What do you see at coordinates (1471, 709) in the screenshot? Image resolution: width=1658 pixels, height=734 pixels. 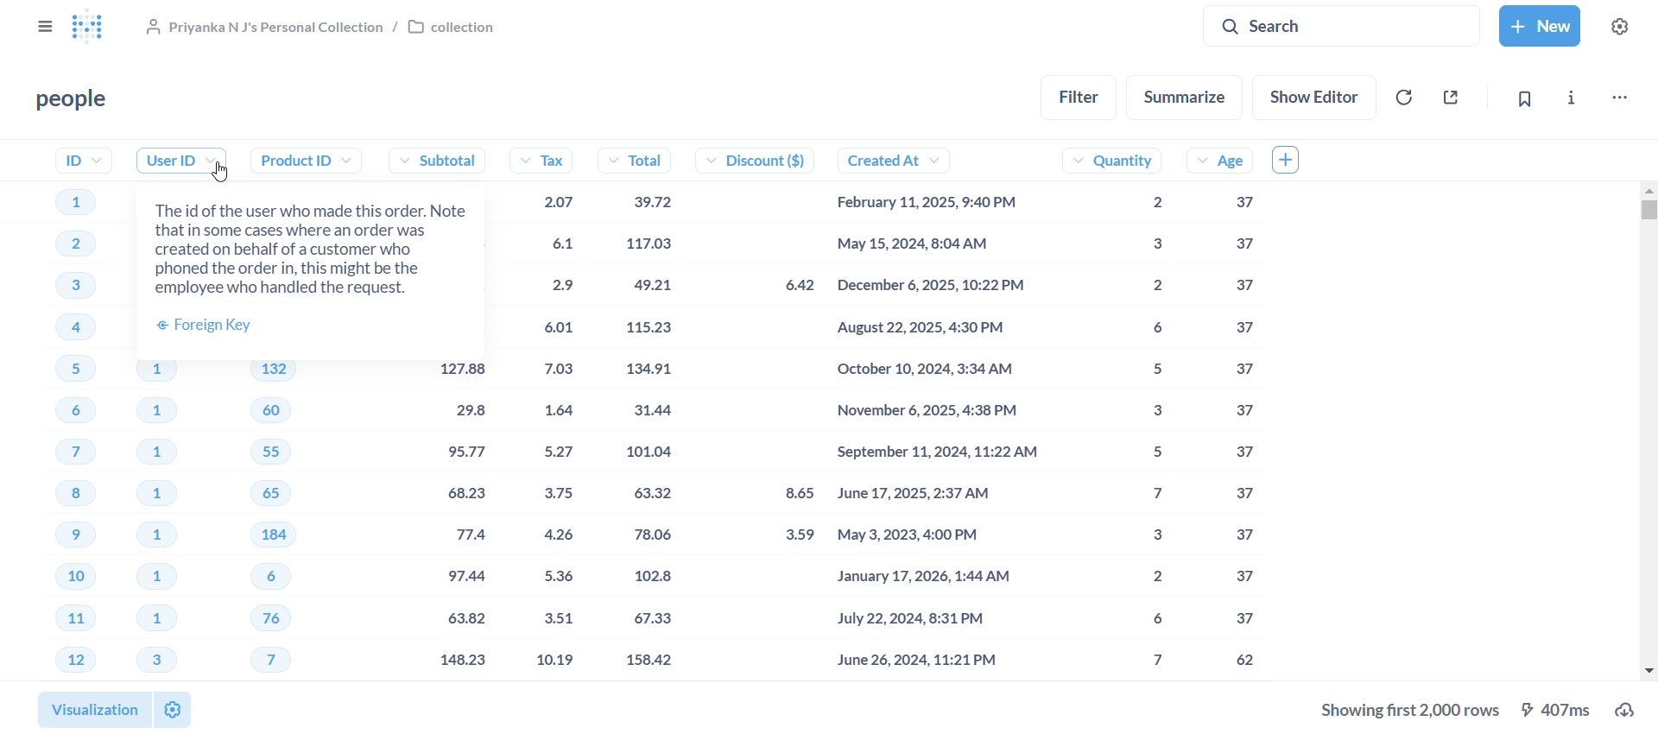 I see `download` at bounding box center [1471, 709].